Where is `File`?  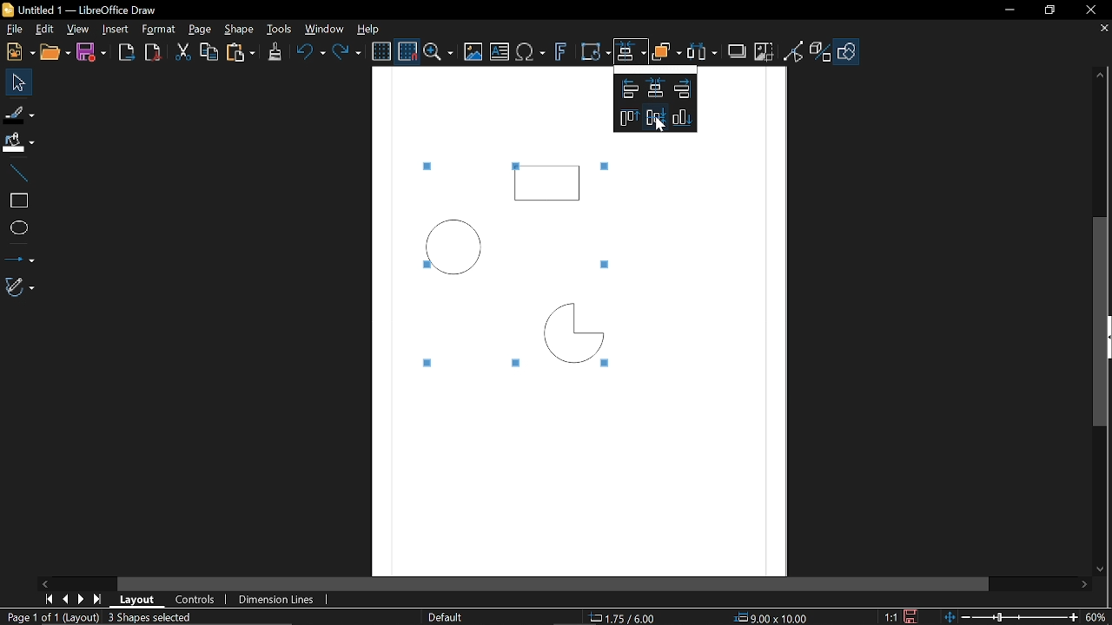
File is located at coordinates (15, 31).